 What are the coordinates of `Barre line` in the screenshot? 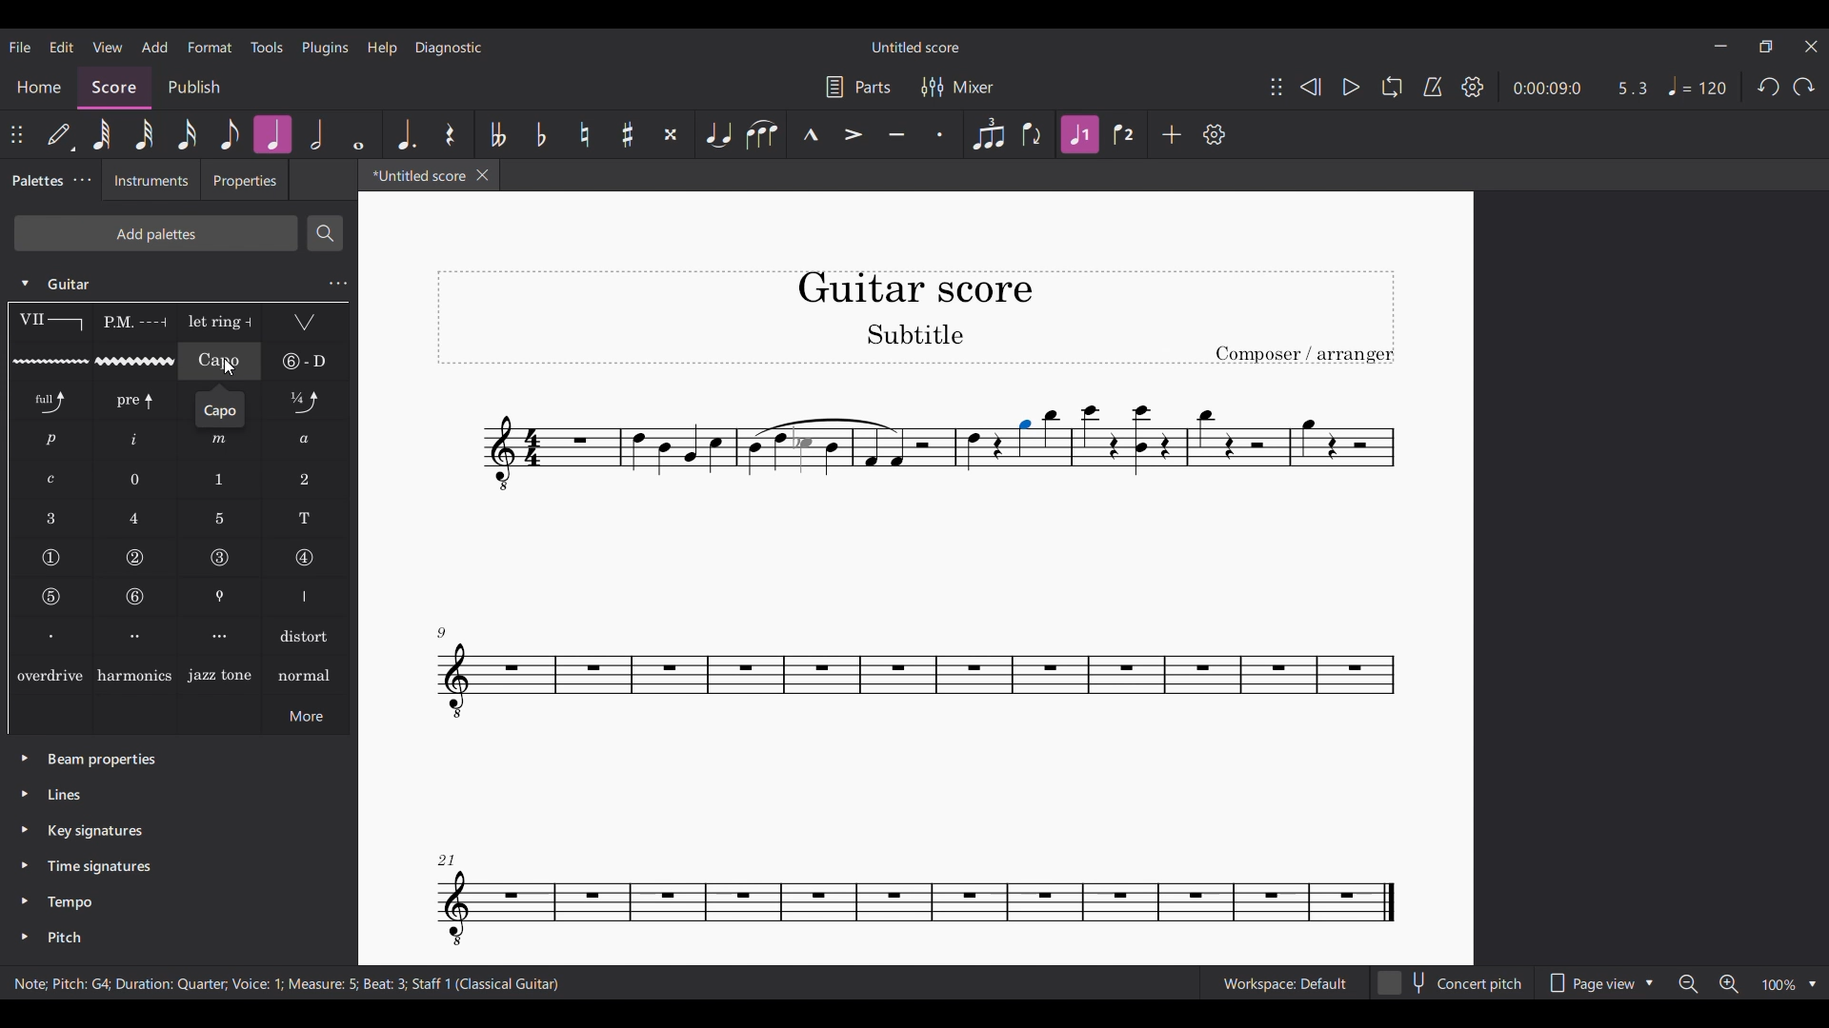 It's located at (50, 323).